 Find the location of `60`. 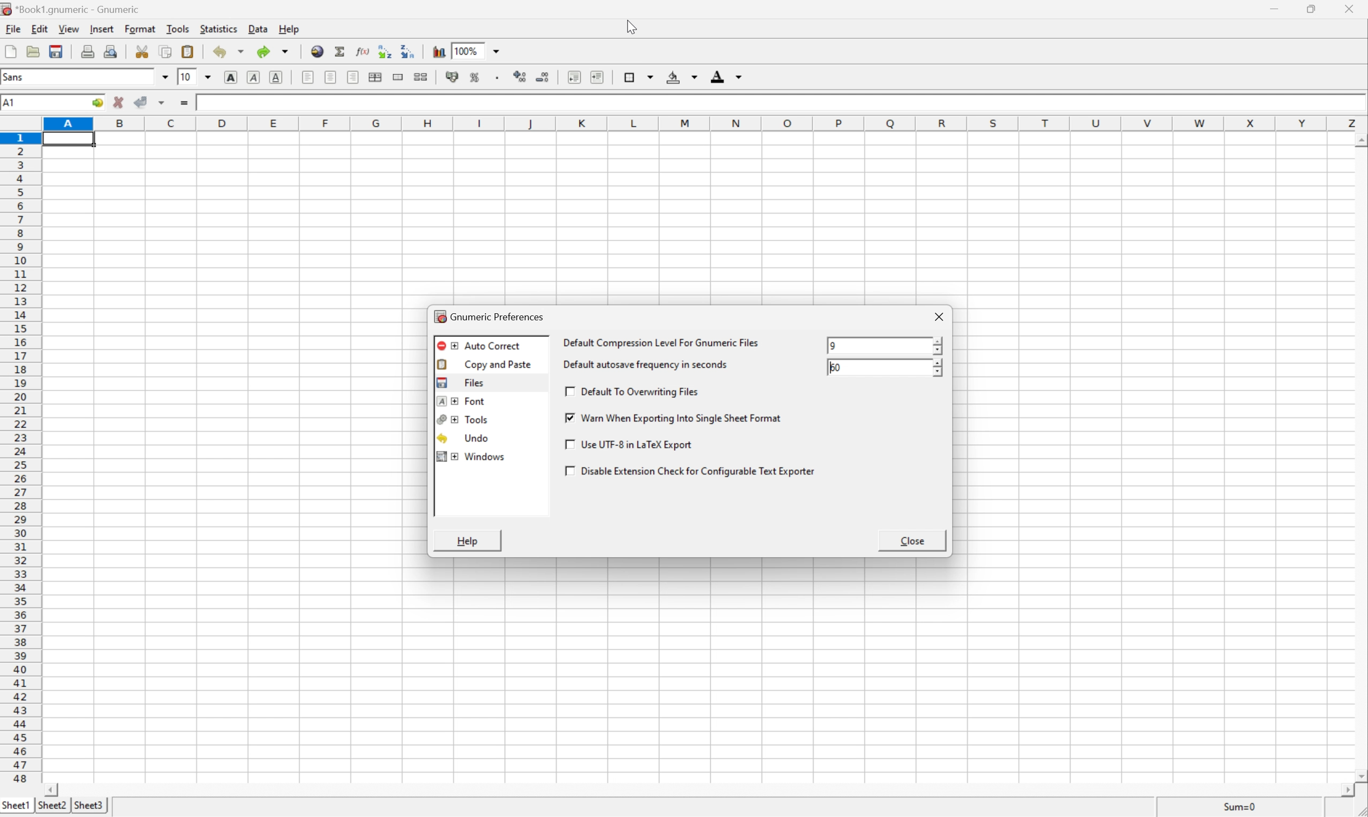

60 is located at coordinates (837, 368).